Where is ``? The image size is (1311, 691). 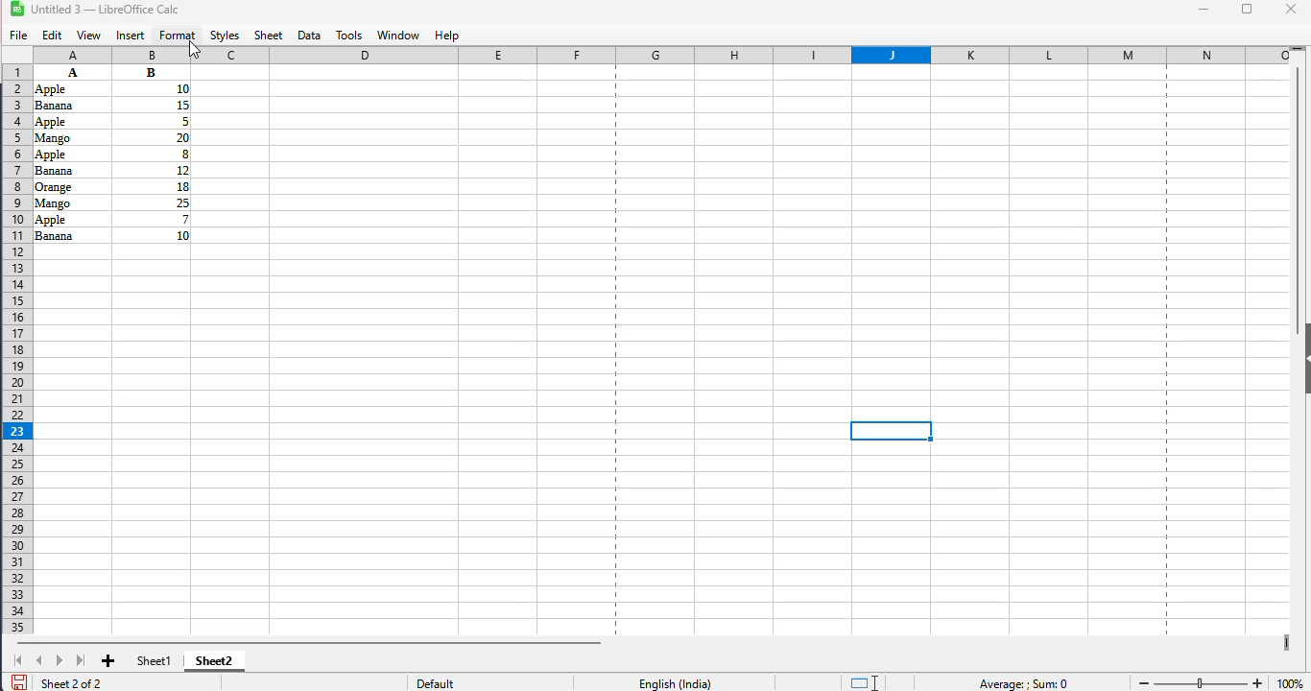
 is located at coordinates (70, 171).